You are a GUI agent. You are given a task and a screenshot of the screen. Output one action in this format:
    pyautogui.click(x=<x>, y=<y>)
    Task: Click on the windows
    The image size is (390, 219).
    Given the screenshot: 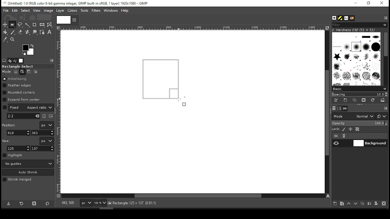 What is the action you would take?
    pyautogui.click(x=111, y=11)
    